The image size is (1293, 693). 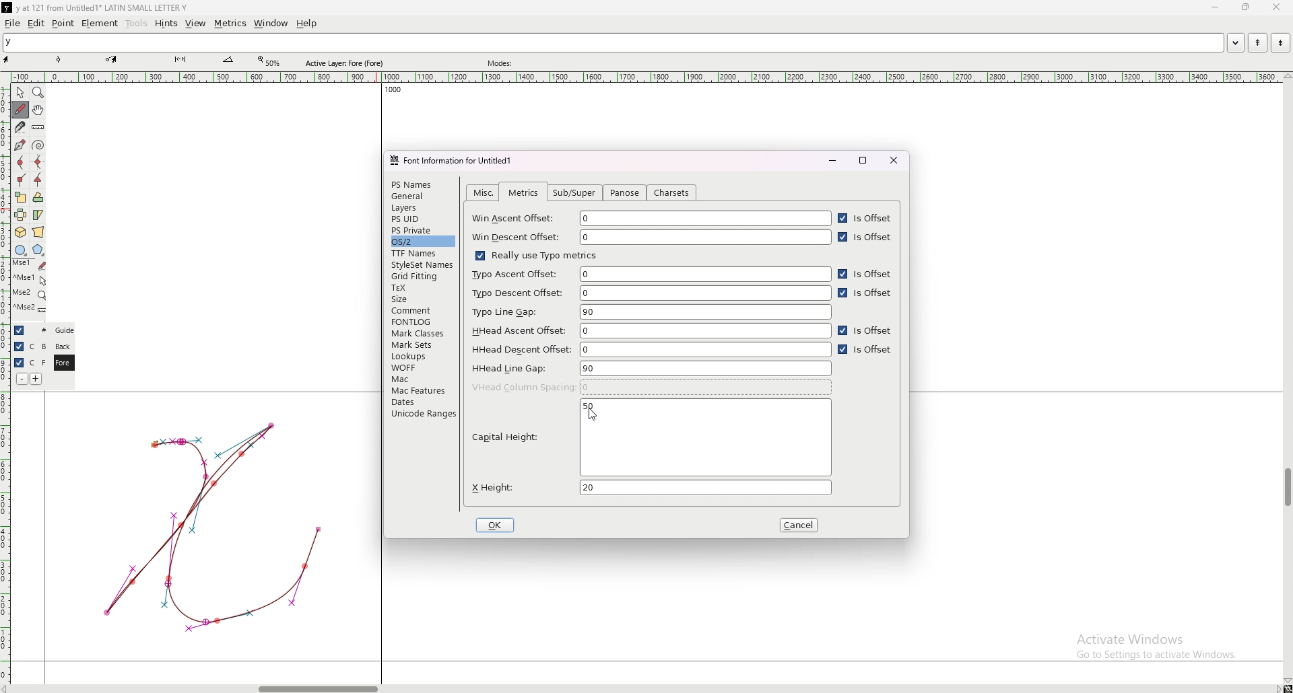 I want to click on close, so click(x=894, y=160).